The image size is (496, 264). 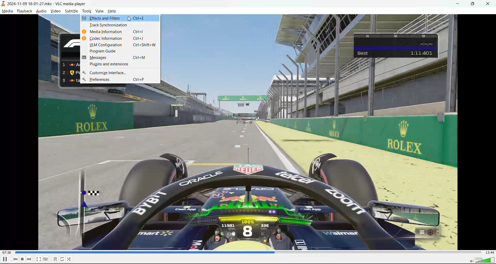 What do you see at coordinates (7, 253) in the screenshot?
I see `current track time` at bounding box center [7, 253].